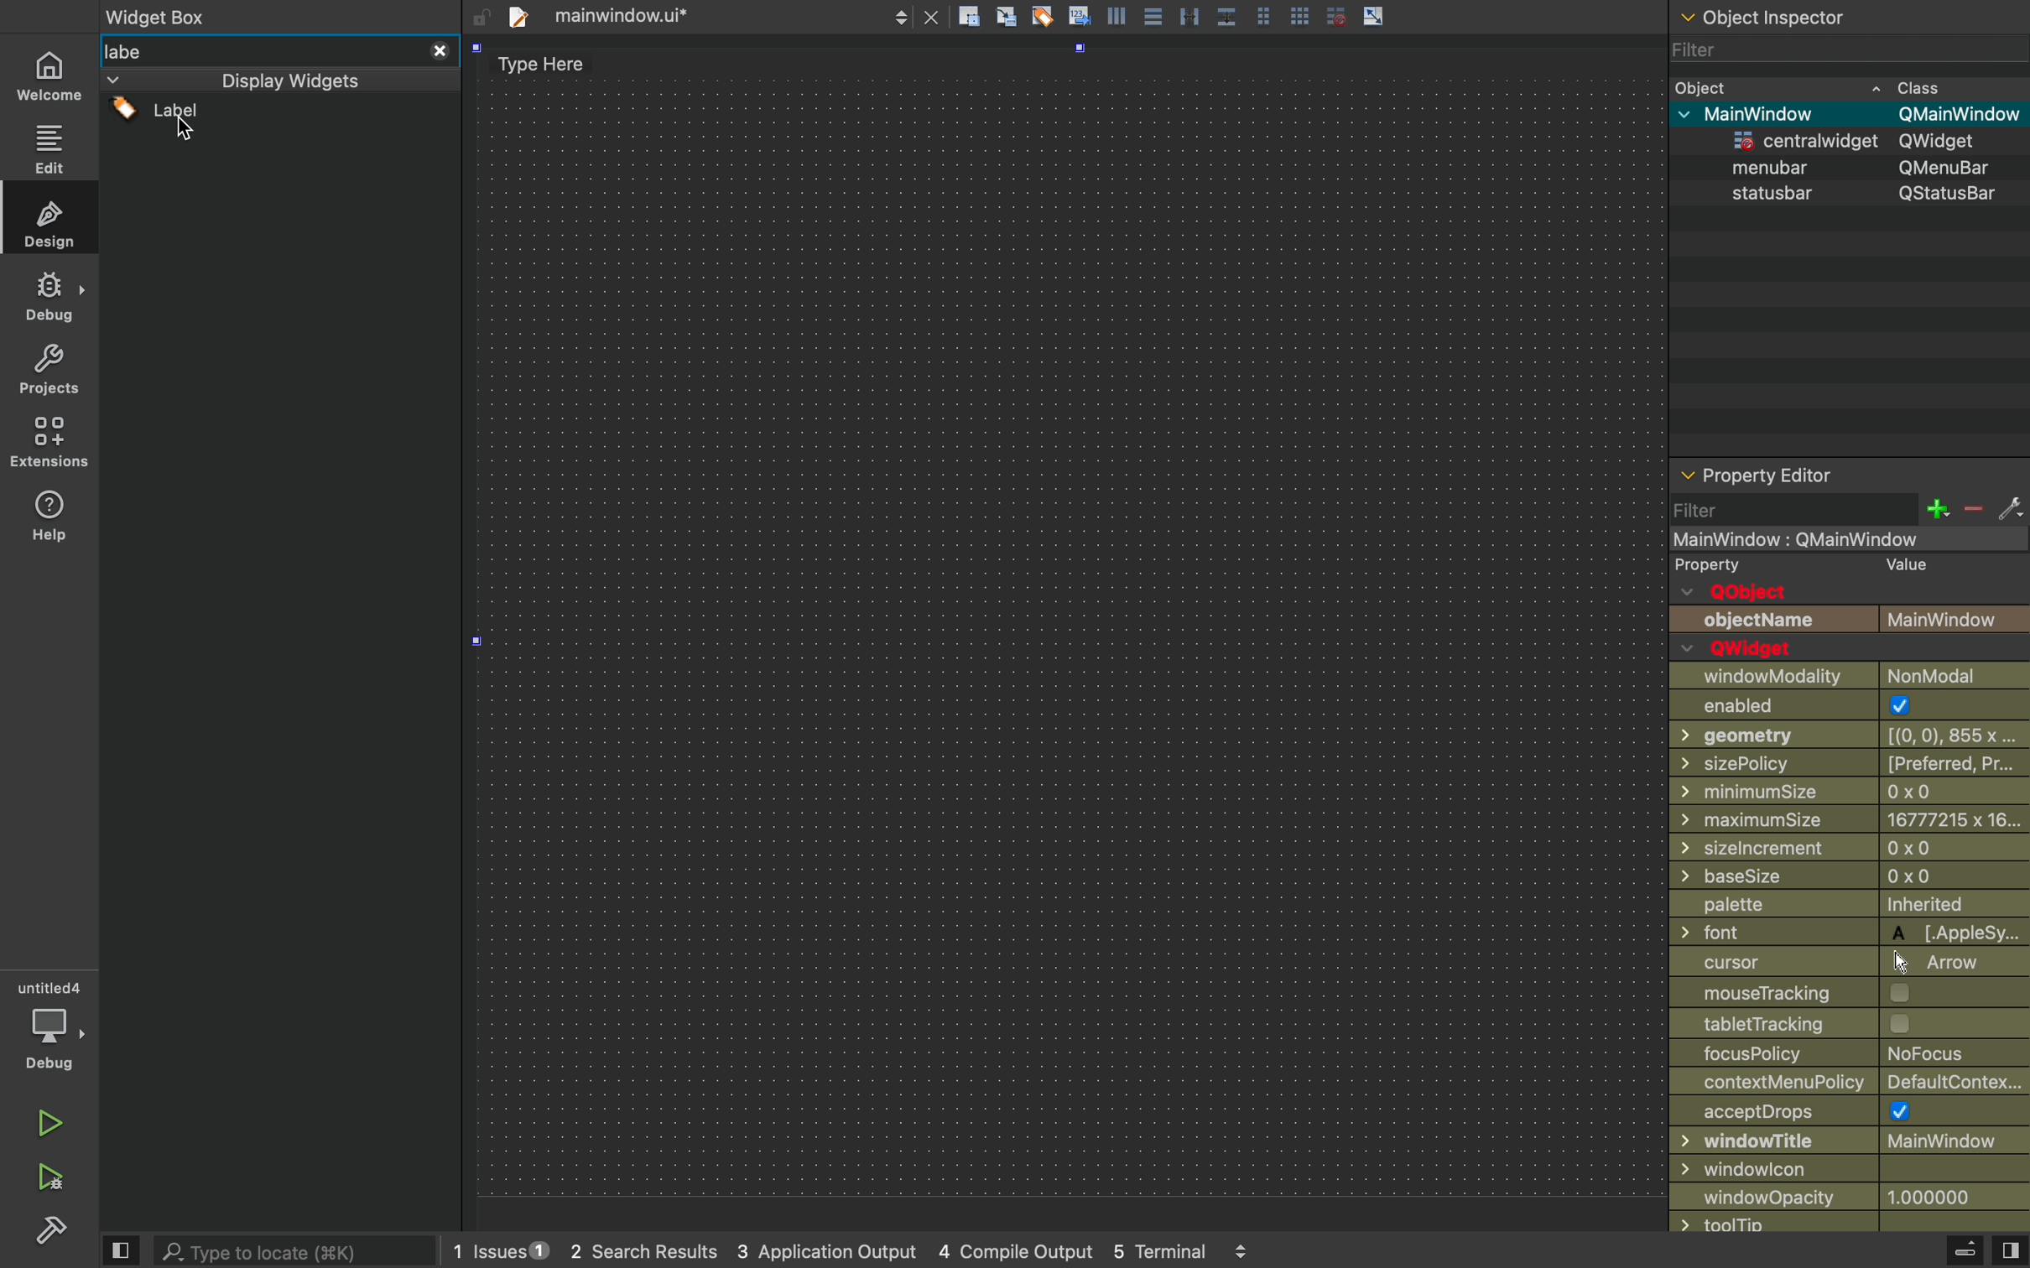 The height and width of the screenshot is (1268, 2030). I want to click on grid, so click(1335, 16).